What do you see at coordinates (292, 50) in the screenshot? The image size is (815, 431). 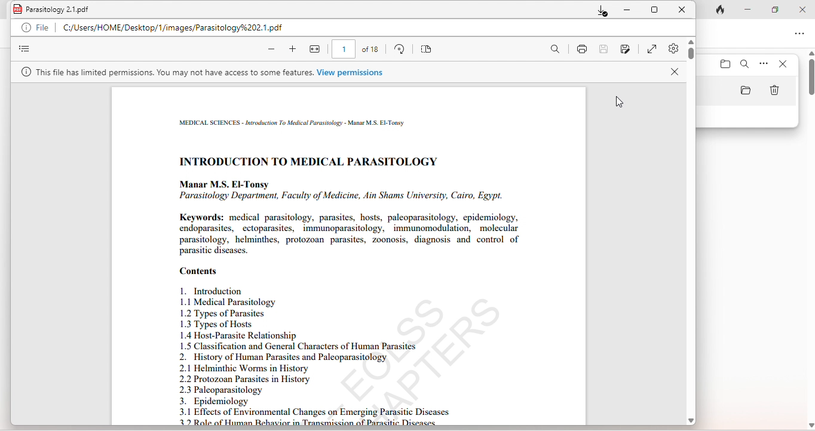 I see `zoom in` at bounding box center [292, 50].